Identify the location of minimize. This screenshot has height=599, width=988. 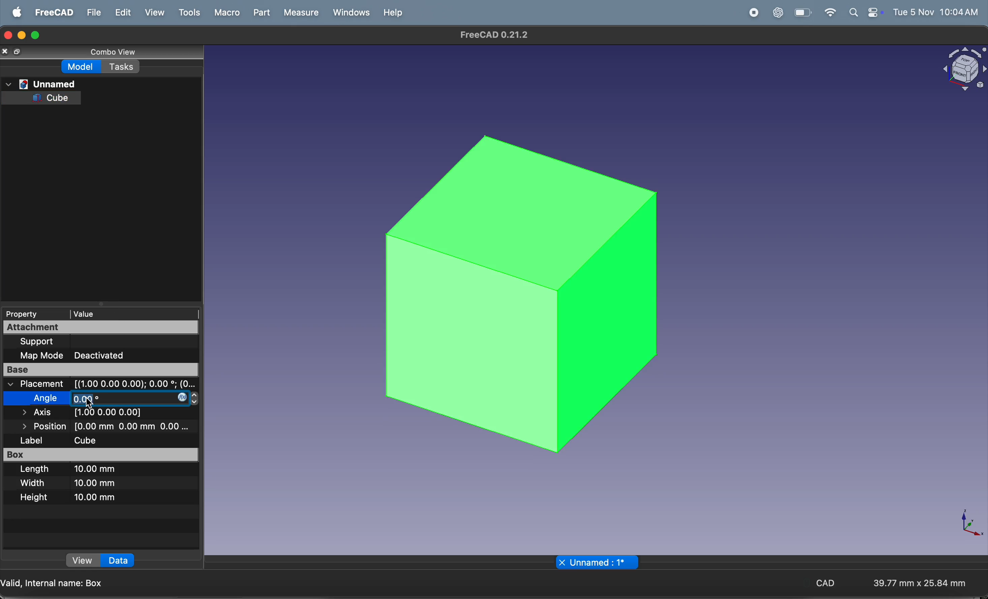
(23, 35).